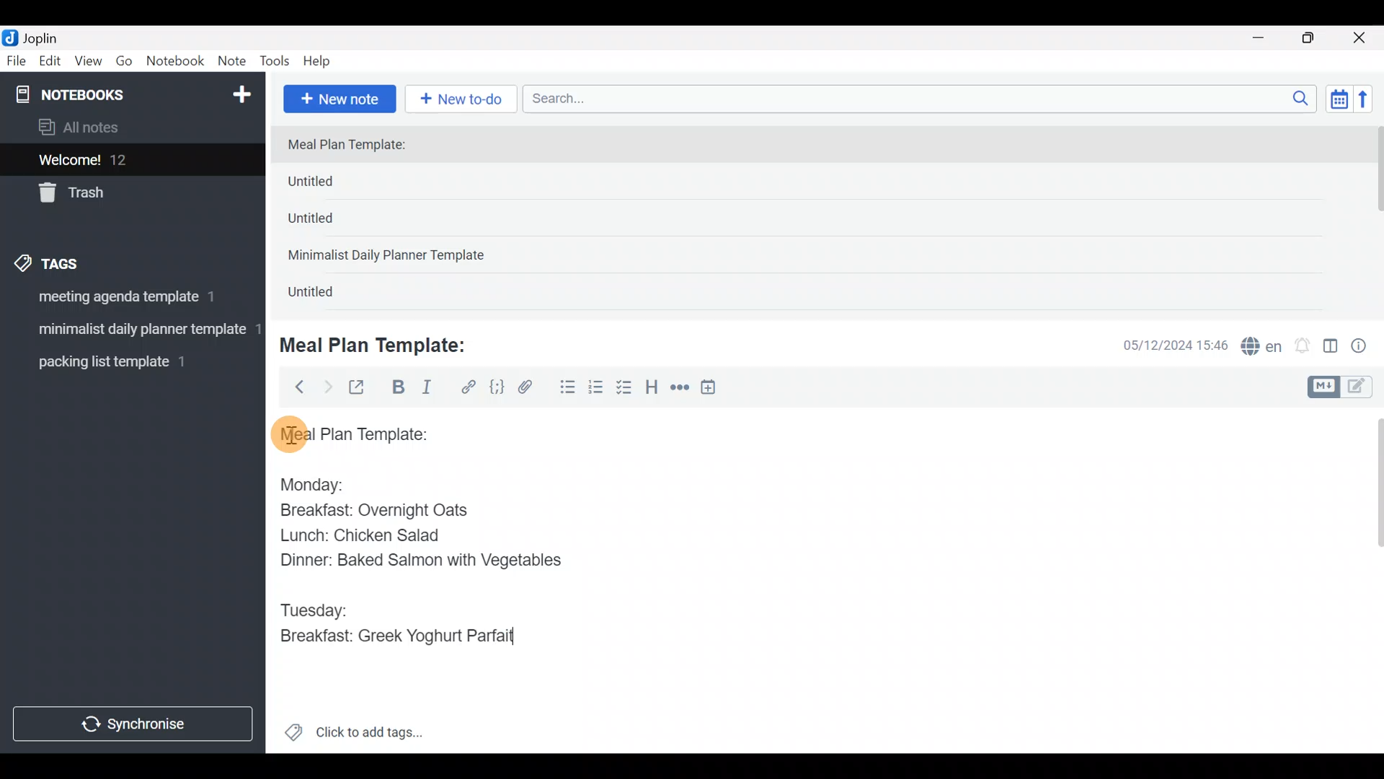 The image size is (1384, 779). I want to click on Tuesday:, so click(314, 610).